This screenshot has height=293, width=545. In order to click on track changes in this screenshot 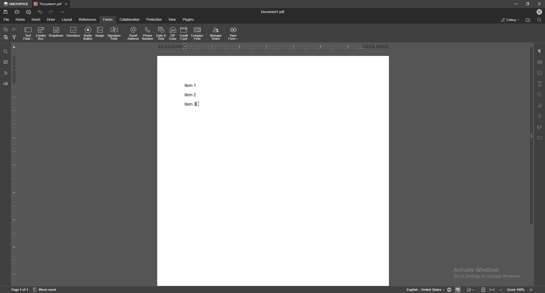, I will do `click(470, 289)`.